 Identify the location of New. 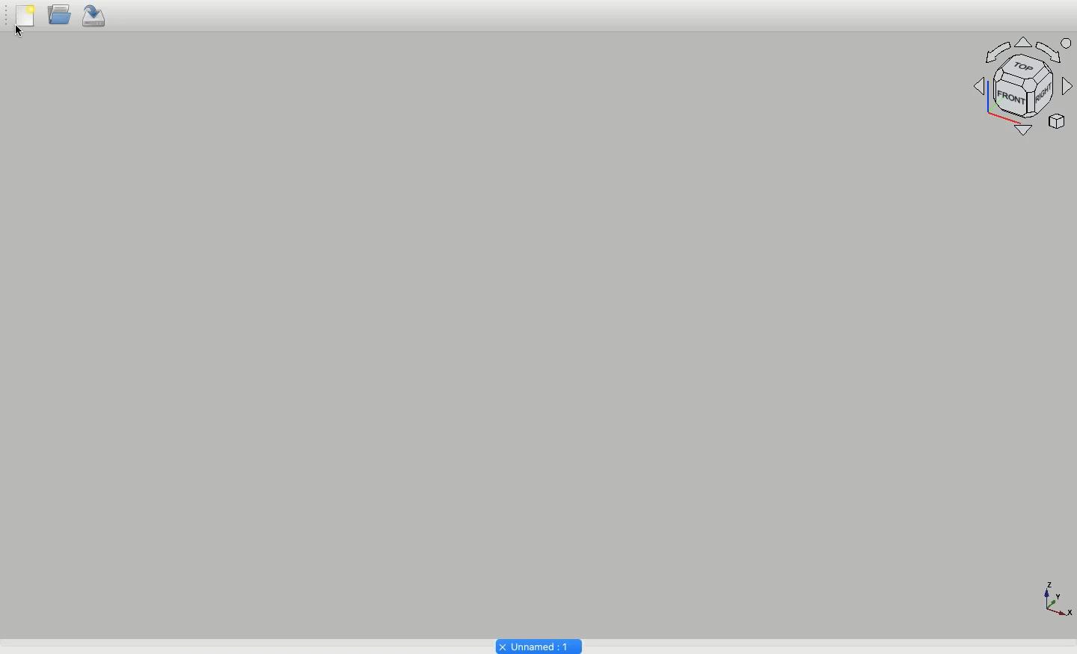
(25, 21).